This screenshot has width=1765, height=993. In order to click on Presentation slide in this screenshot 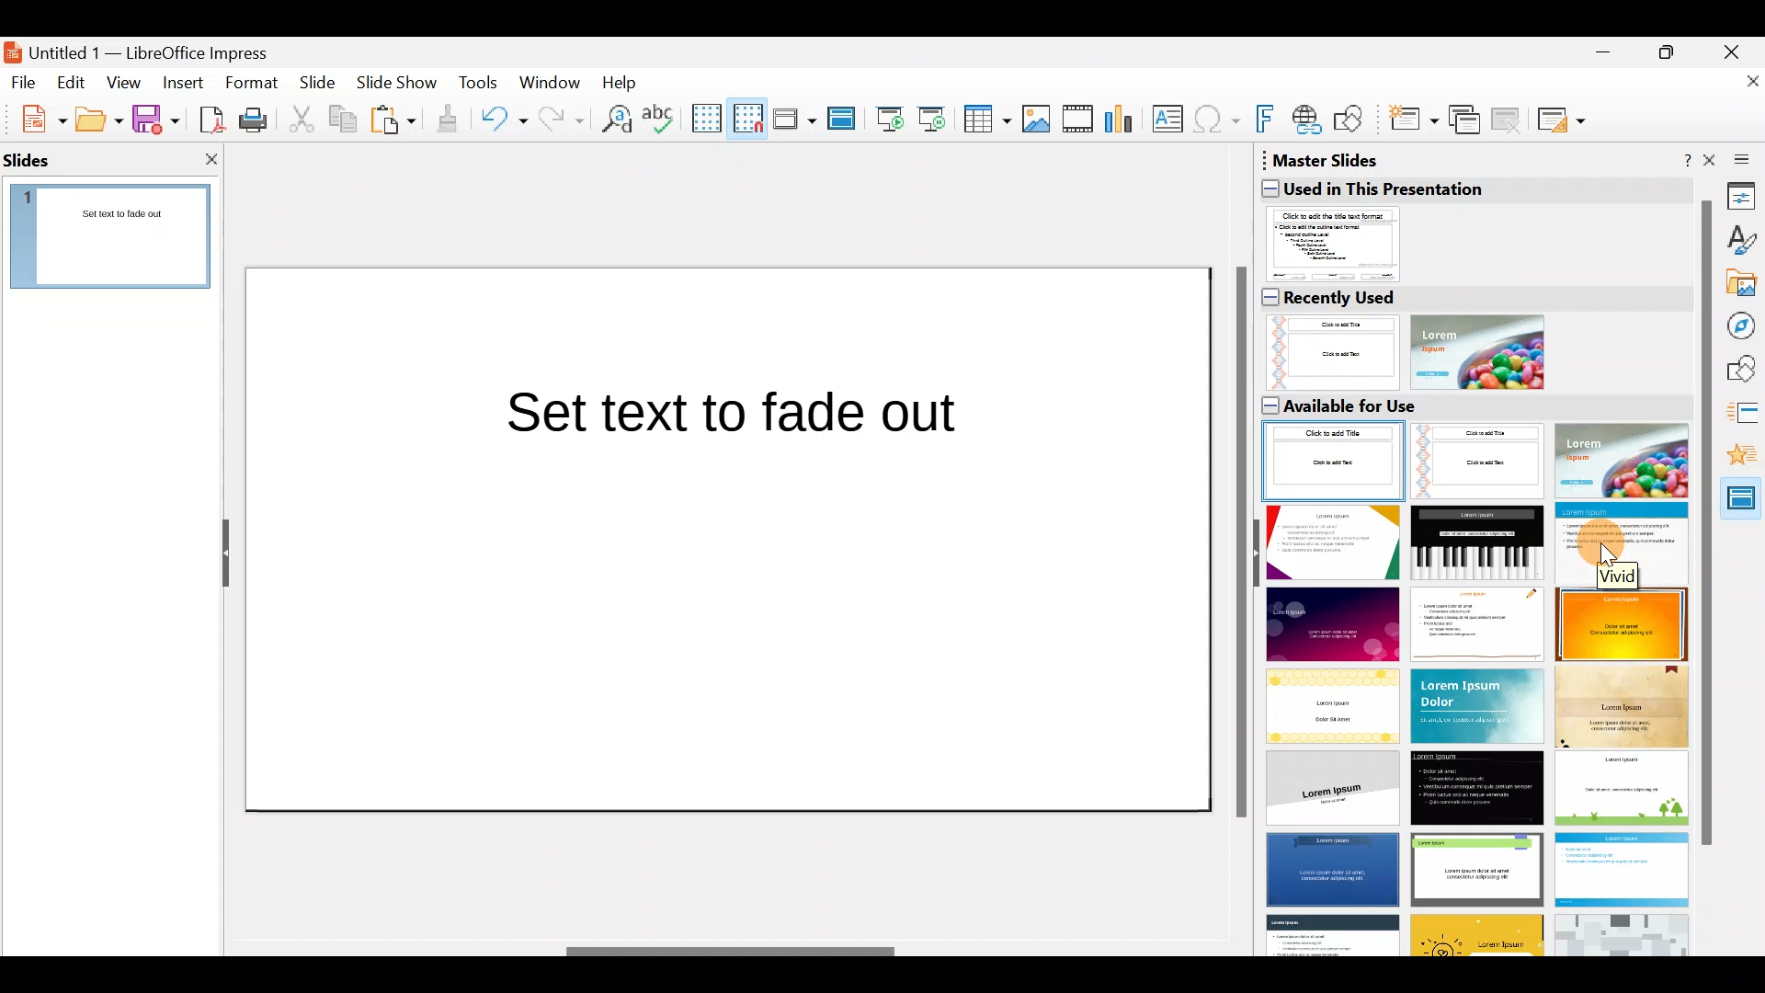, I will do `click(727, 538)`.